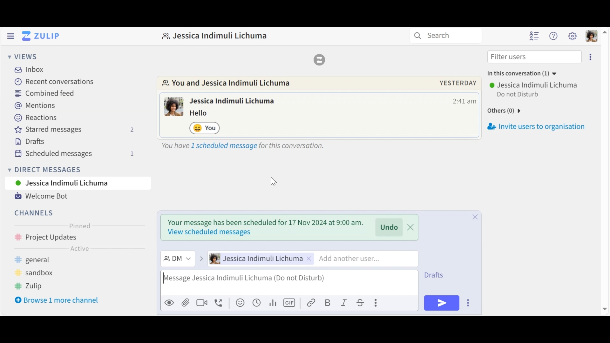  Describe the element at coordinates (79, 248) in the screenshot. I see `Active` at that location.